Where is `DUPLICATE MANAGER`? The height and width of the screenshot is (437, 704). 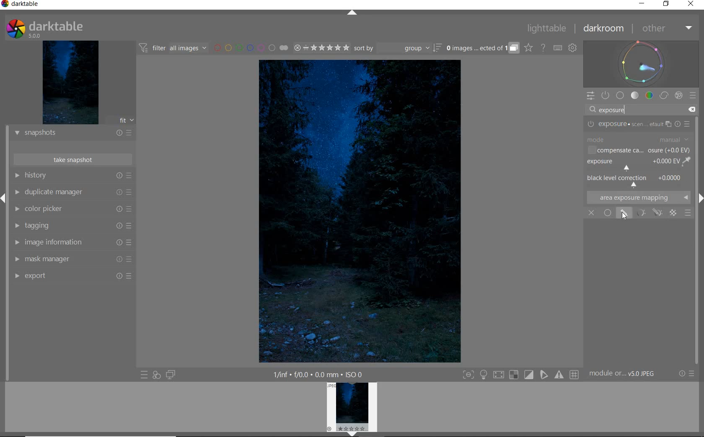 DUPLICATE MANAGER is located at coordinates (72, 192).